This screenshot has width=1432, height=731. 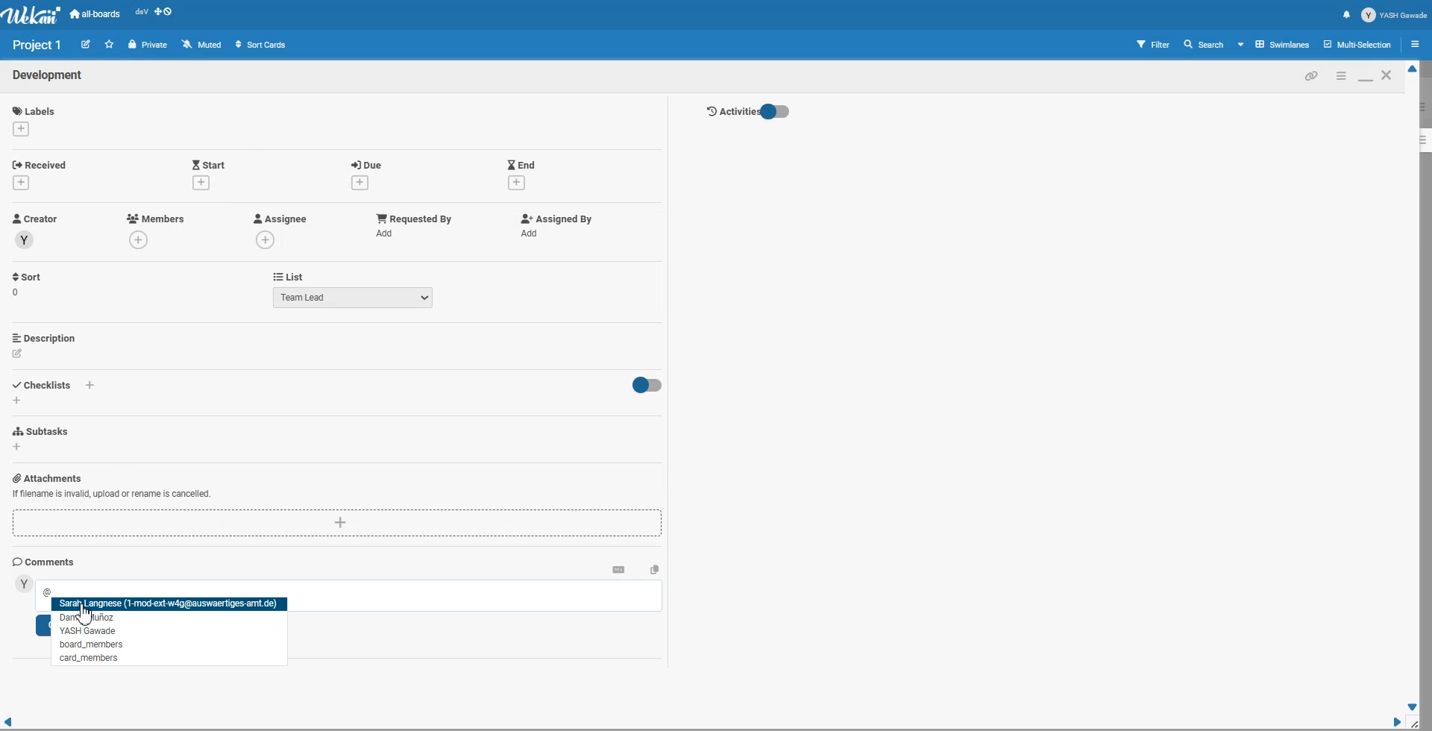 I want to click on Add Received, so click(x=43, y=163).